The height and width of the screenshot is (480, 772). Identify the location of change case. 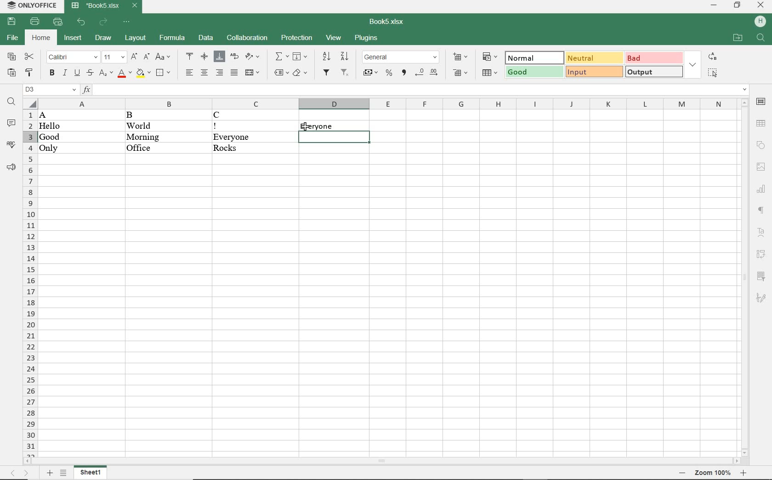
(162, 57).